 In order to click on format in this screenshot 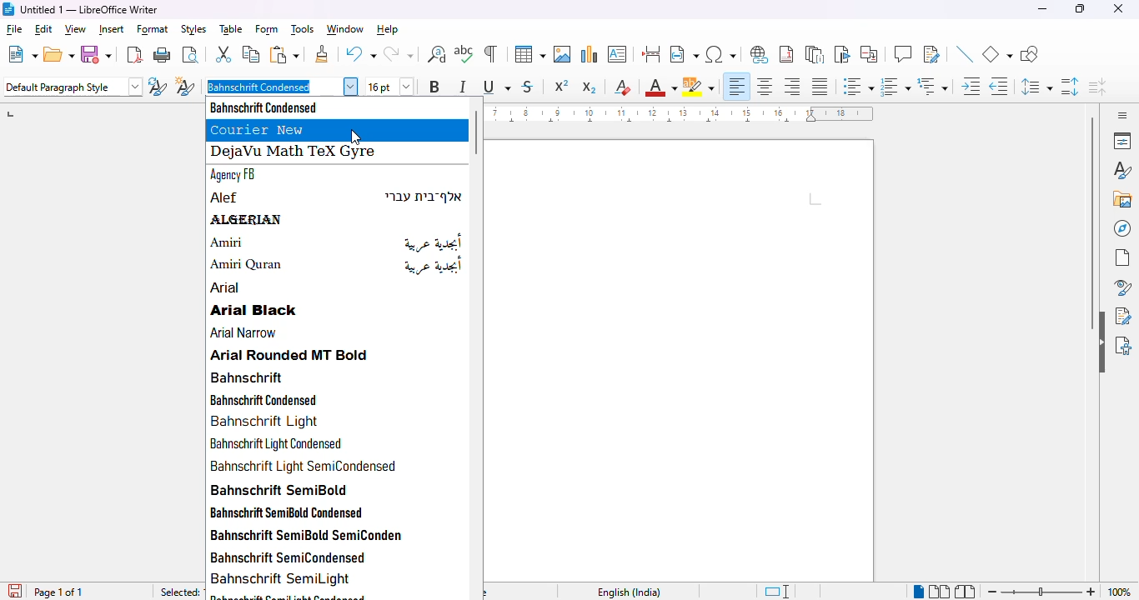, I will do `click(153, 31)`.